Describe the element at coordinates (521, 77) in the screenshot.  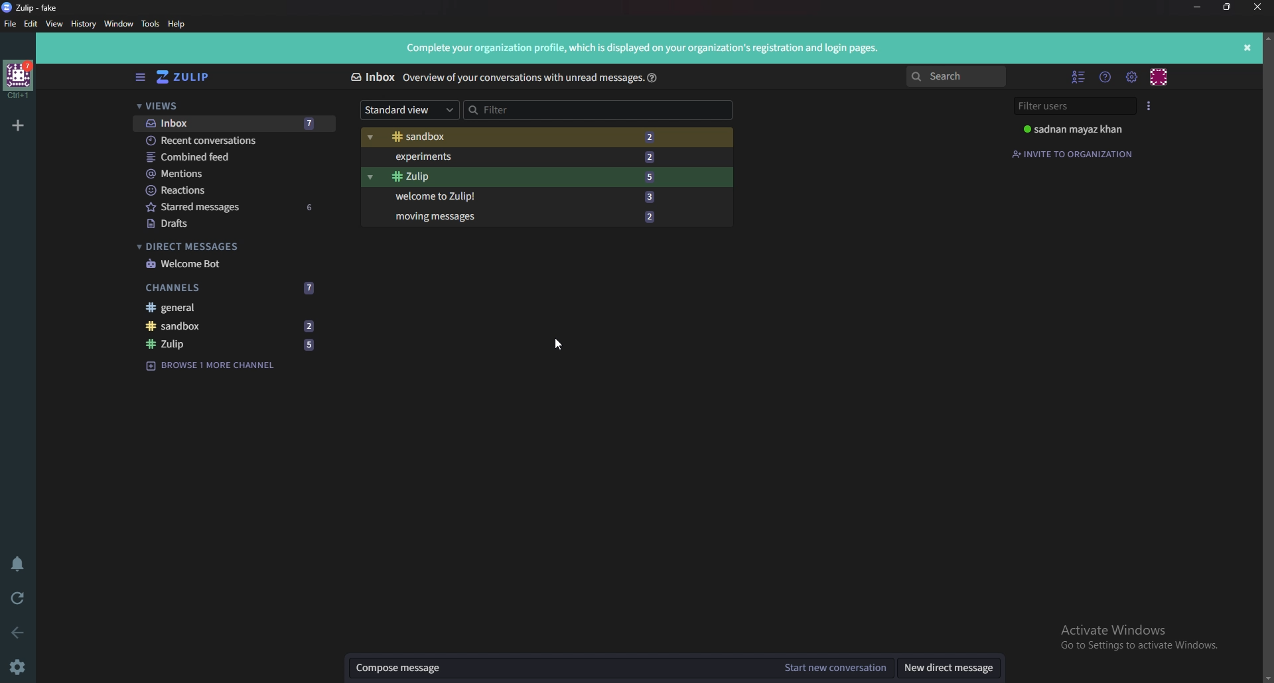
I see `Overview of your conversations with unread message:` at that location.